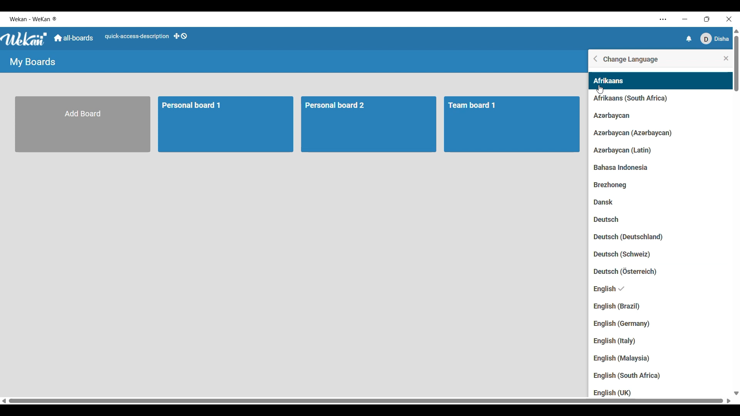 The height and width of the screenshot is (416, 740). Describe the element at coordinates (621, 289) in the screenshot. I see `English ` at that location.